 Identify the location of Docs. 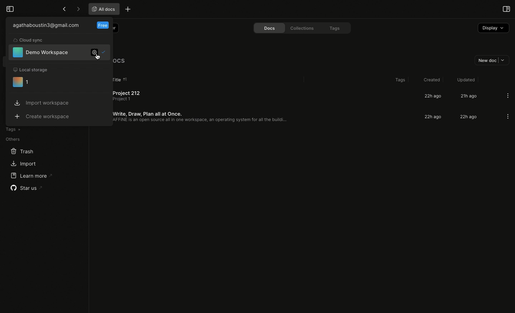
(268, 28).